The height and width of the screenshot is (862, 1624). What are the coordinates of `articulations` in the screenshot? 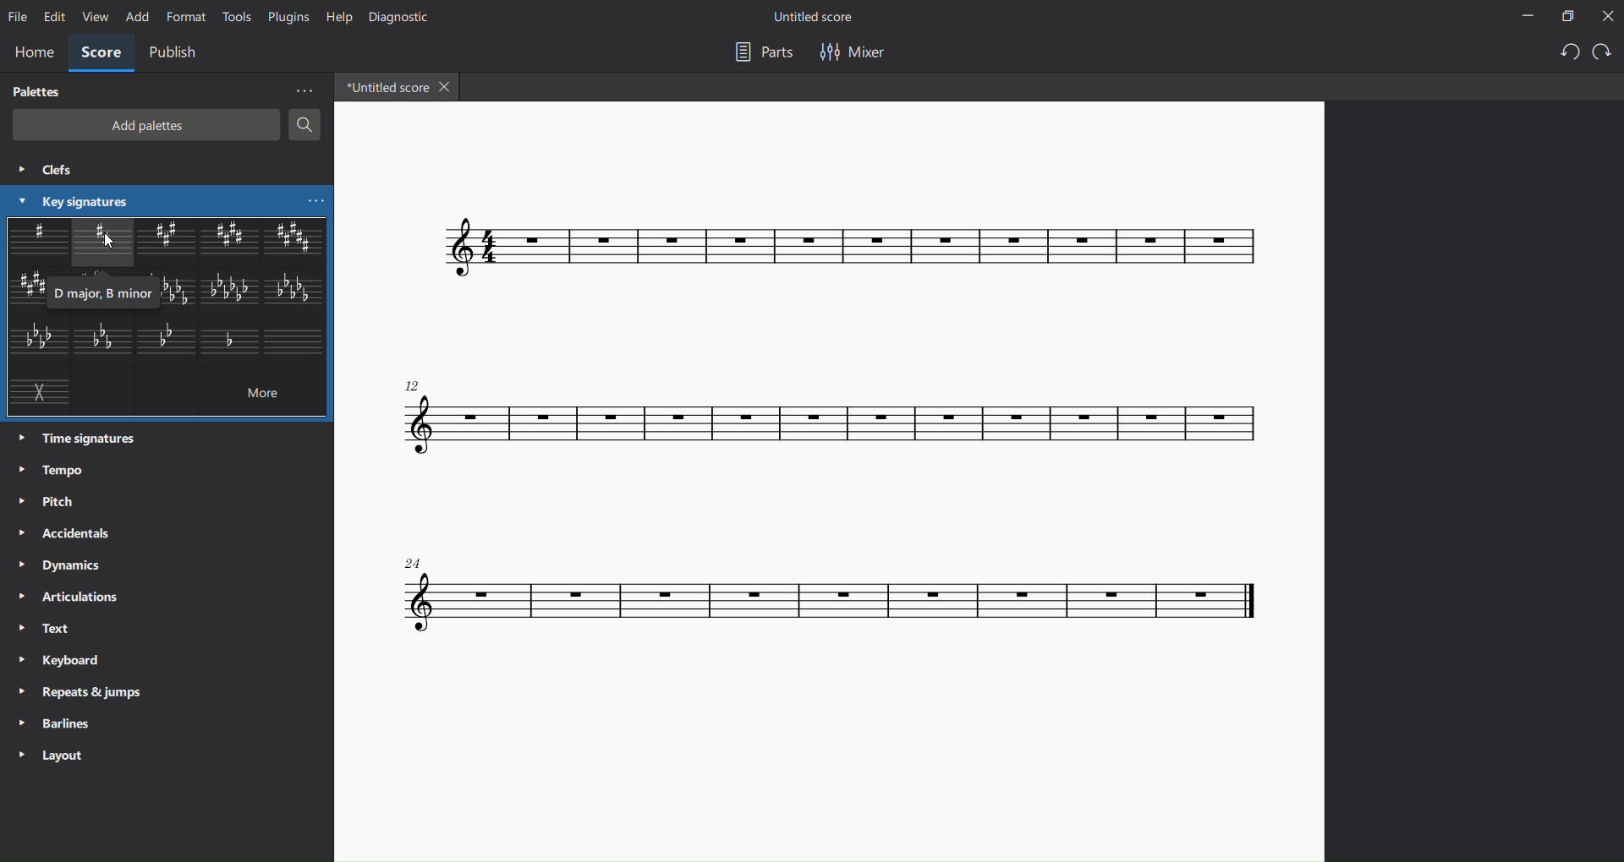 It's located at (75, 597).